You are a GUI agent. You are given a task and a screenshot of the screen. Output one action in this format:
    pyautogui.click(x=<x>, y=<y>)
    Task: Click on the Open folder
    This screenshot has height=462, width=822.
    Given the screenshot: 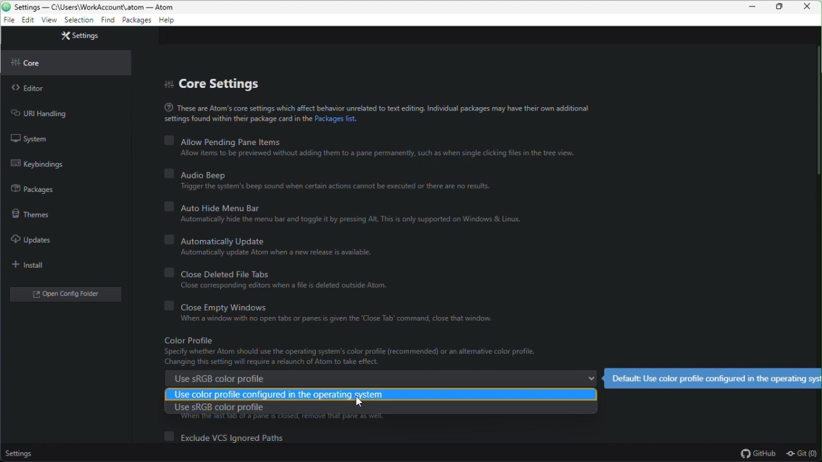 What is the action you would take?
    pyautogui.click(x=62, y=295)
    